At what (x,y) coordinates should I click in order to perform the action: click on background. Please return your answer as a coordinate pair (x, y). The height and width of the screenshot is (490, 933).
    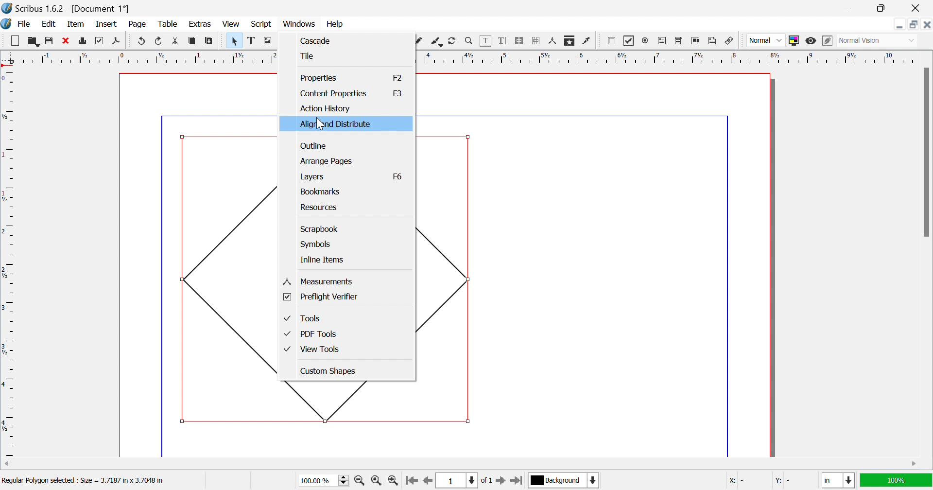
    Looking at the image, I should click on (565, 480).